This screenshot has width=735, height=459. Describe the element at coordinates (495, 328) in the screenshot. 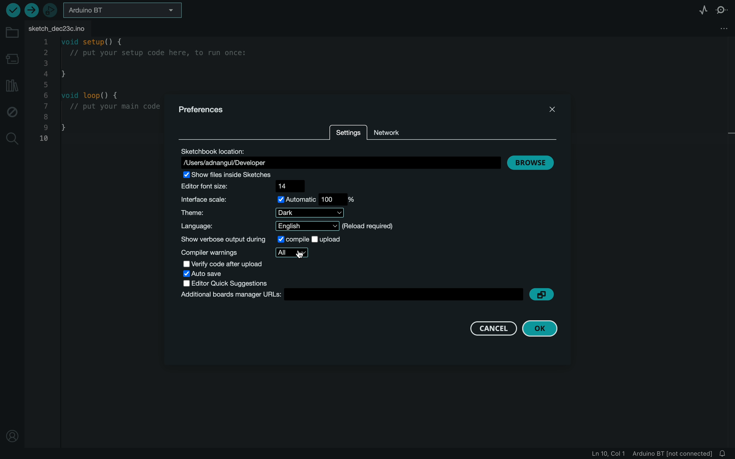

I see `cancel` at that location.